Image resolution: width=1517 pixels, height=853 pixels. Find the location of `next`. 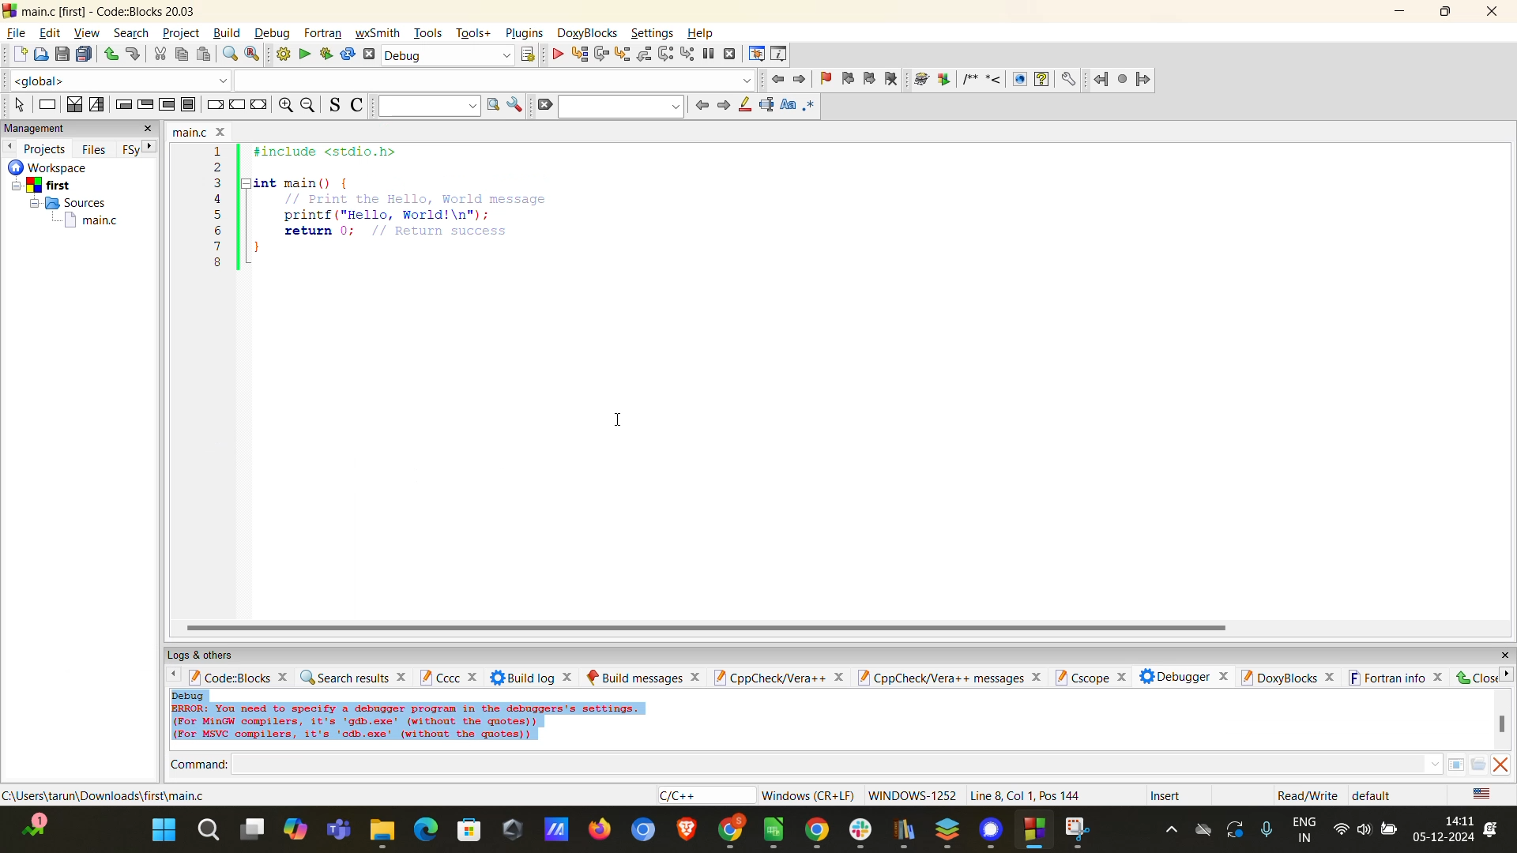

next is located at coordinates (725, 107).